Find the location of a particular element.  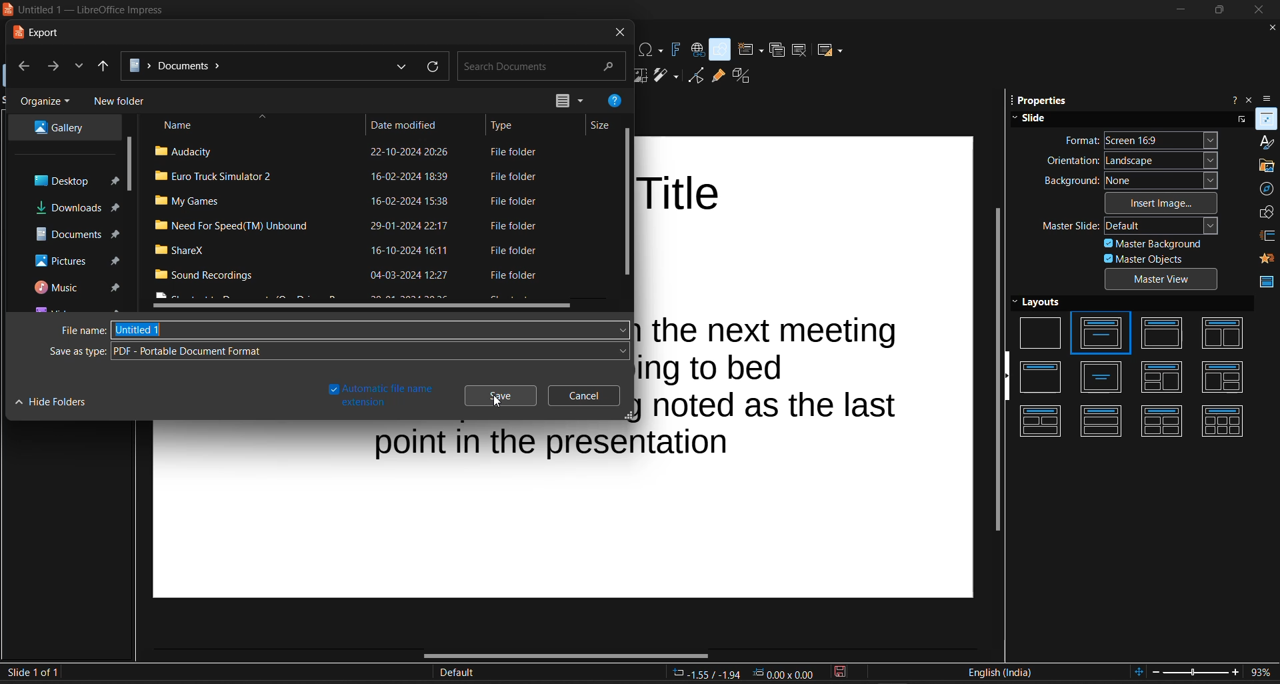

Gallery is located at coordinates (56, 129).